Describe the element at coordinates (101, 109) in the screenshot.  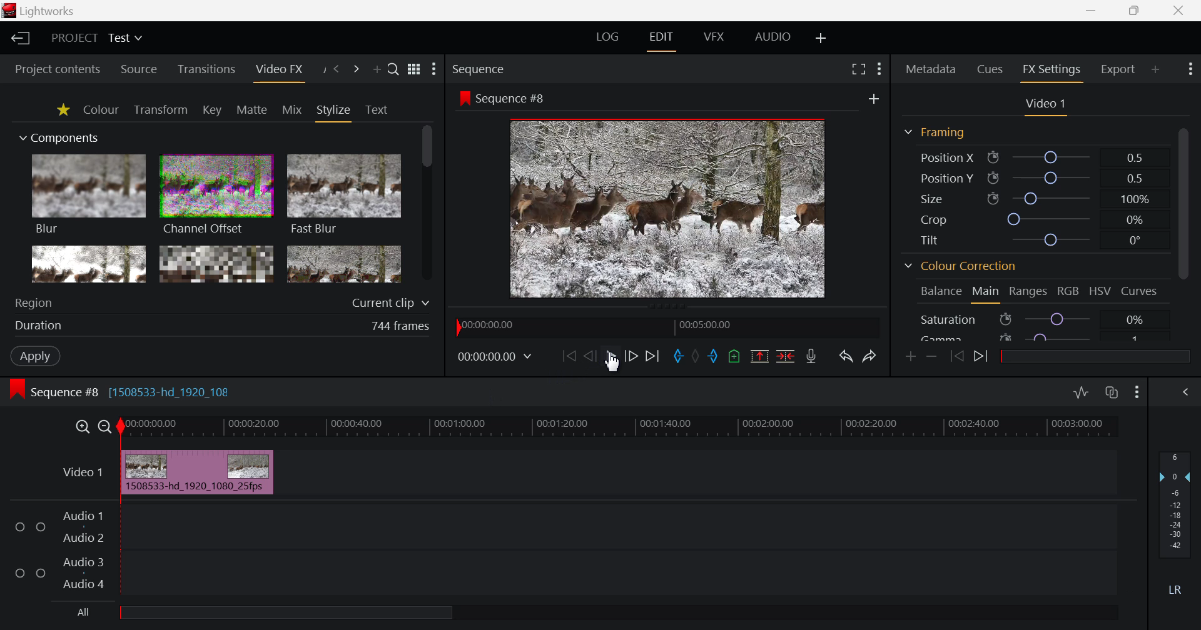
I see `Colour` at that location.